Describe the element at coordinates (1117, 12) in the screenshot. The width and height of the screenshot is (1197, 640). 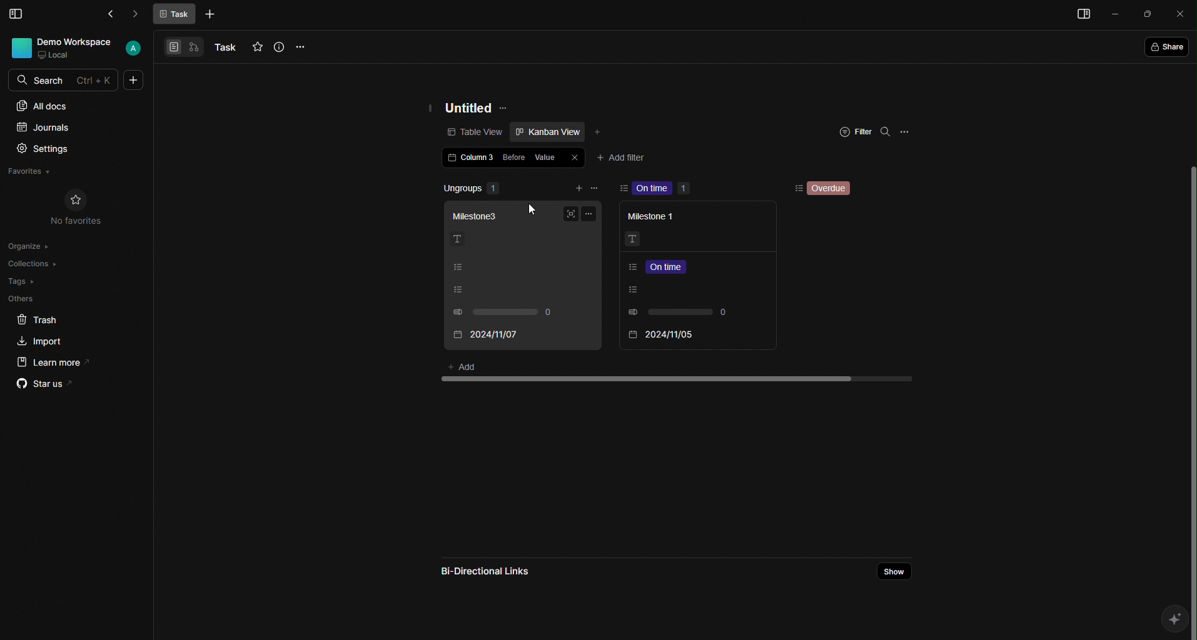
I see `Minimize` at that location.